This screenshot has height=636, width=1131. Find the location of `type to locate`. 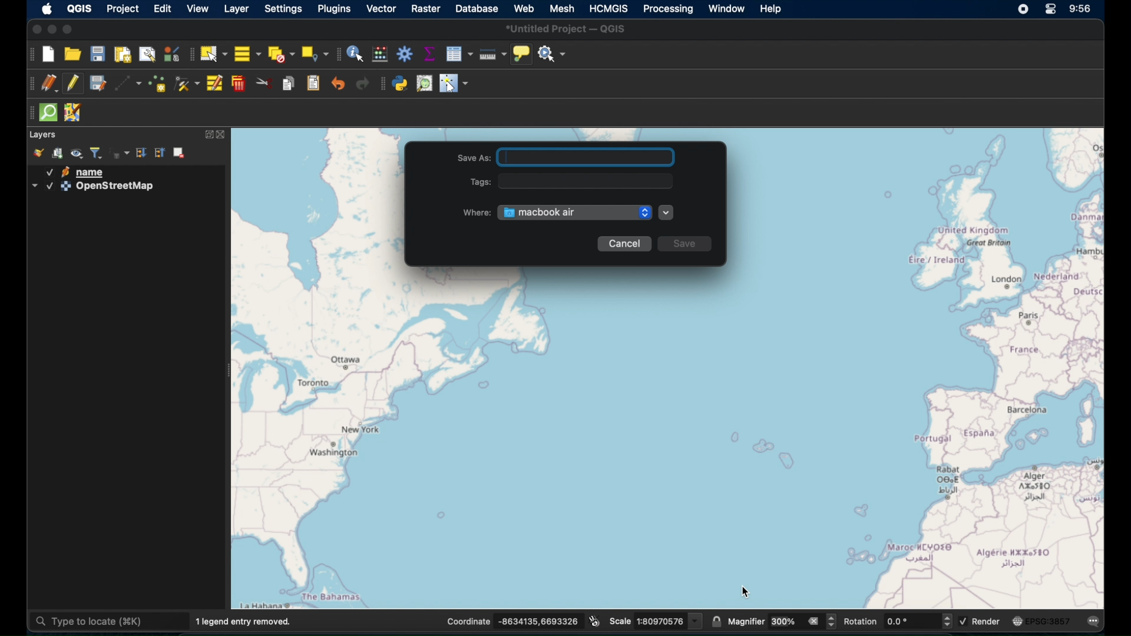

type to locate is located at coordinates (108, 620).